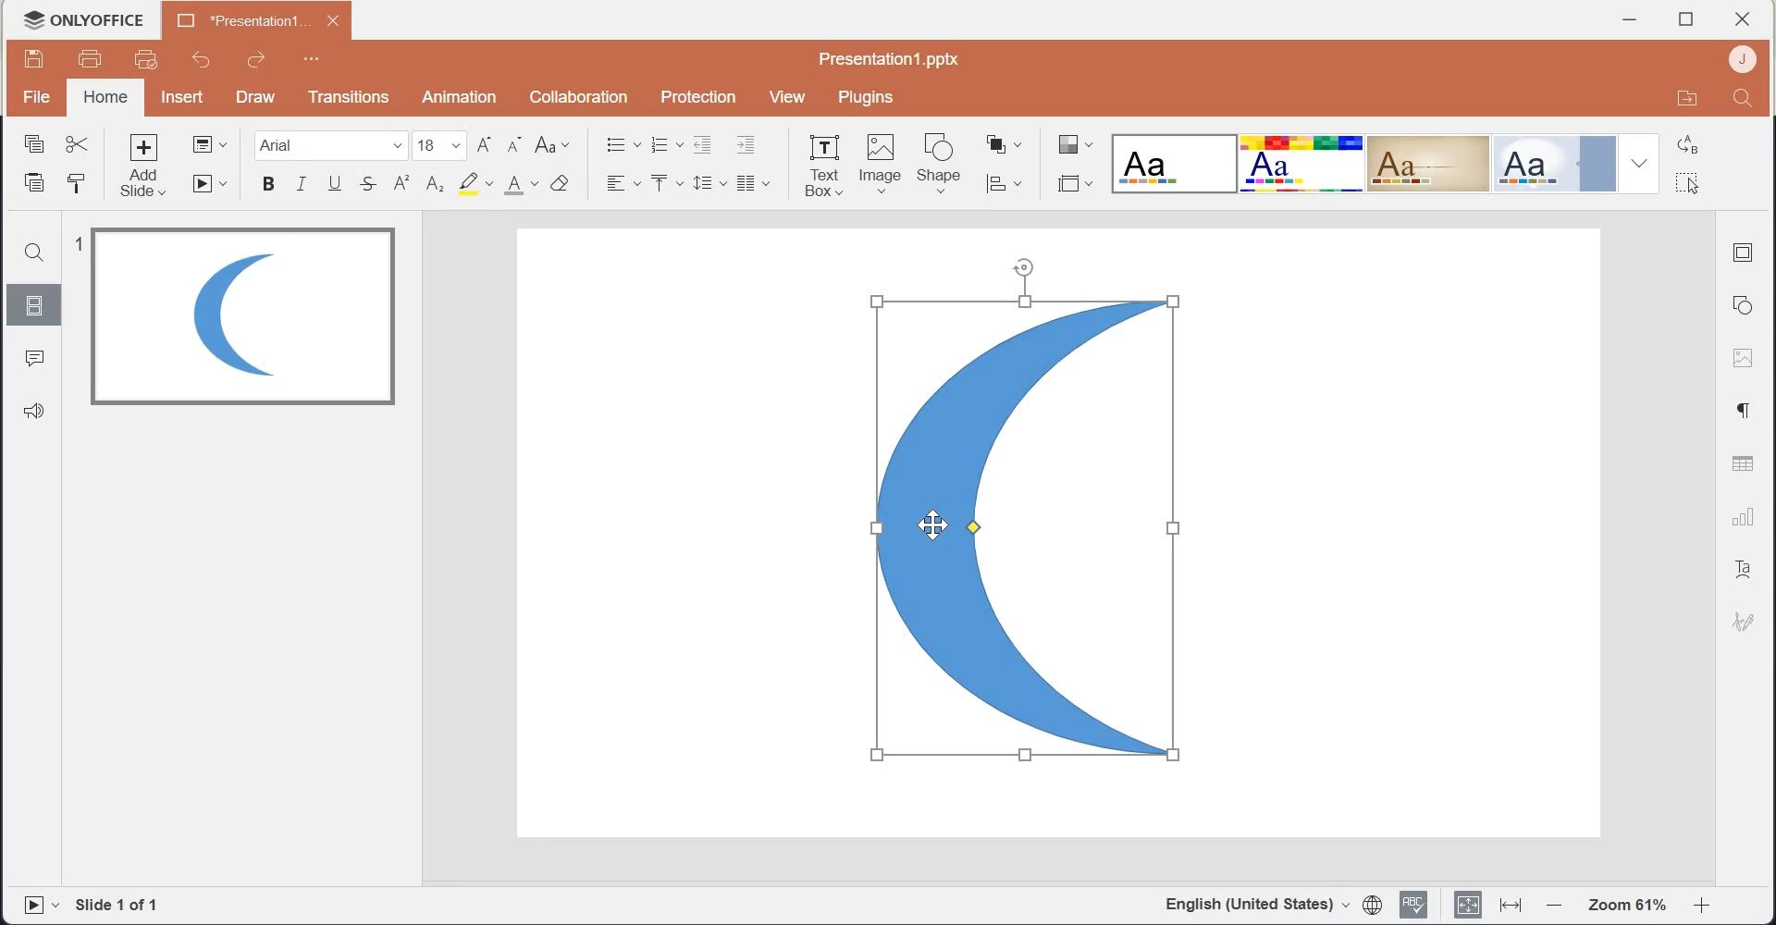  What do you see at coordinates (1375, 904) in the screenshot?
I see `Set document language` at bounding box center [1375, 904].